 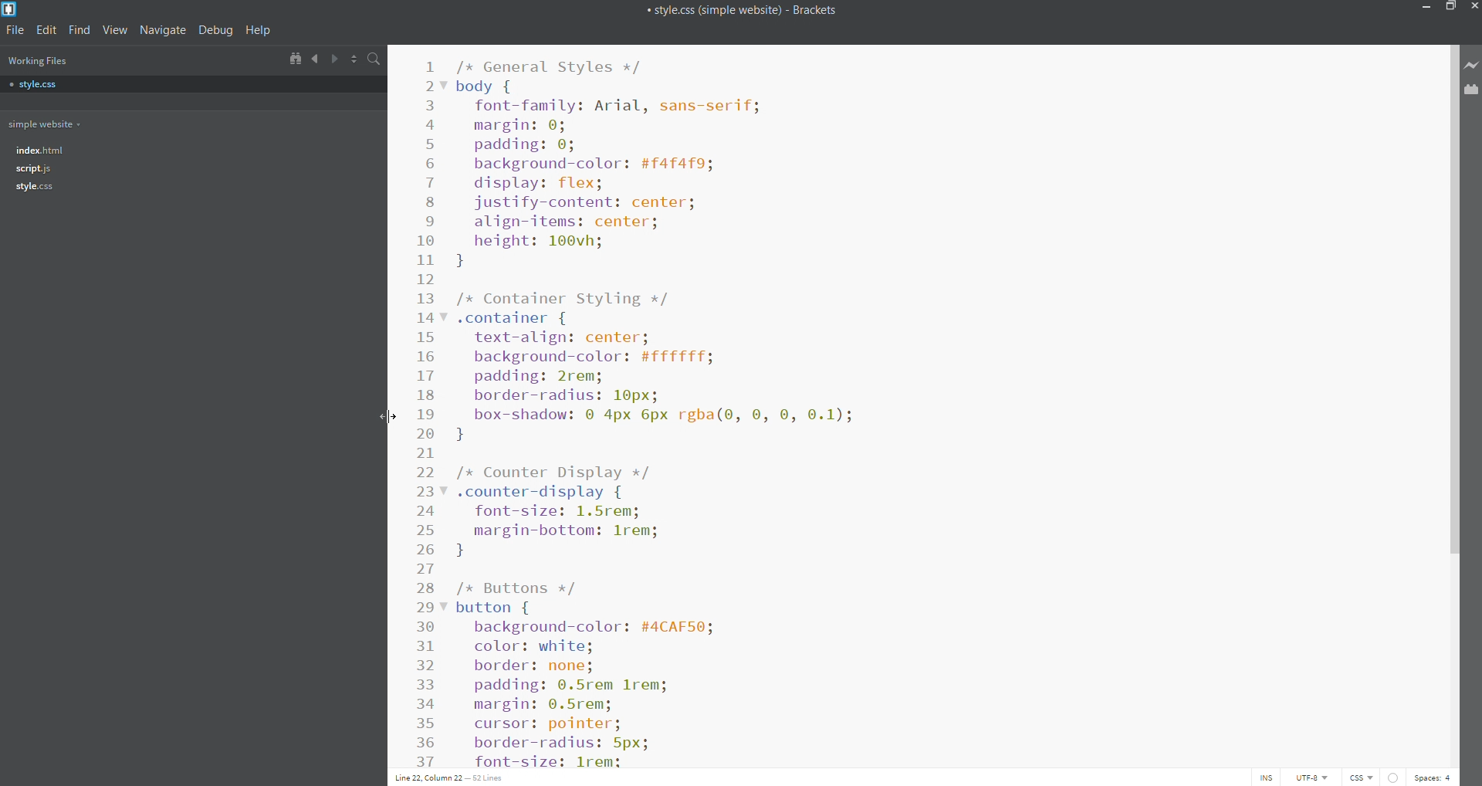 What do you see at coordinates (80, 31) in the screenshot?
I see `find` at bounding box center [80, 31].